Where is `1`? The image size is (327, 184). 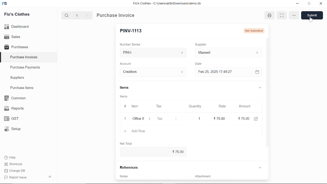
1 is located at coordinates (199, 118).